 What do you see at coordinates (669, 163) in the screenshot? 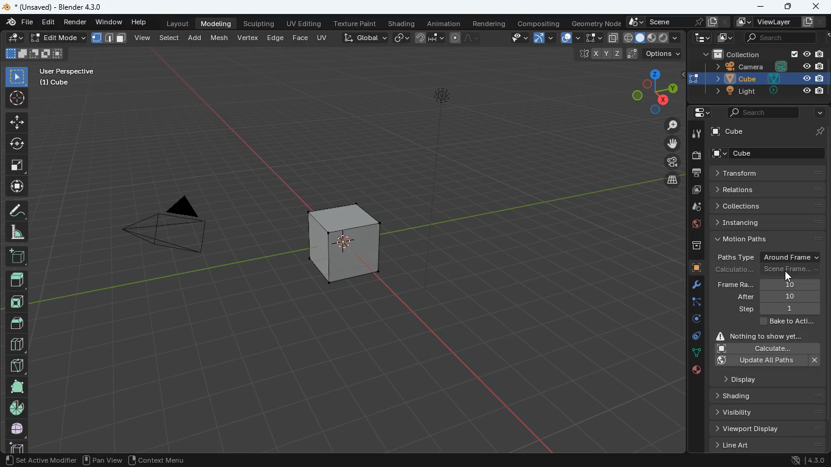
I see `film` at bounding box center [669, 163].